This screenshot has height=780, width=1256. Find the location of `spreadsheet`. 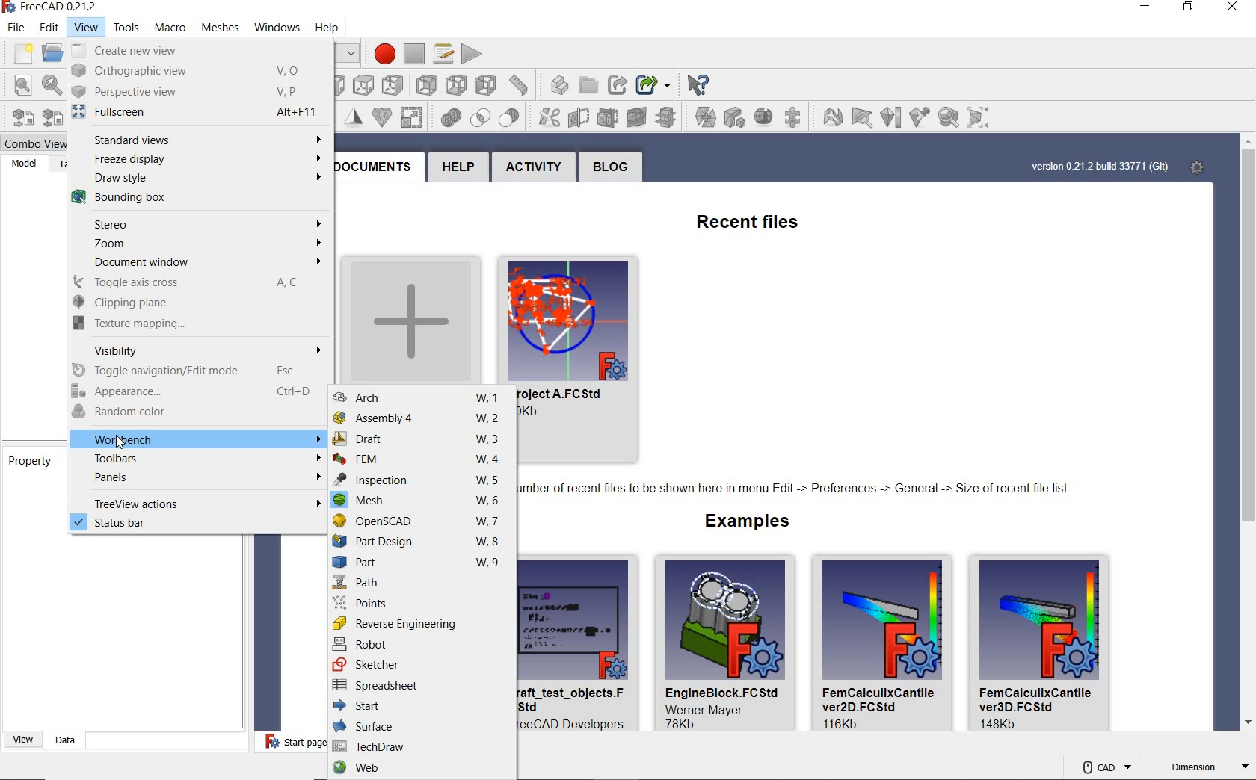

spreadsheet is located at coordinates (422, 687).